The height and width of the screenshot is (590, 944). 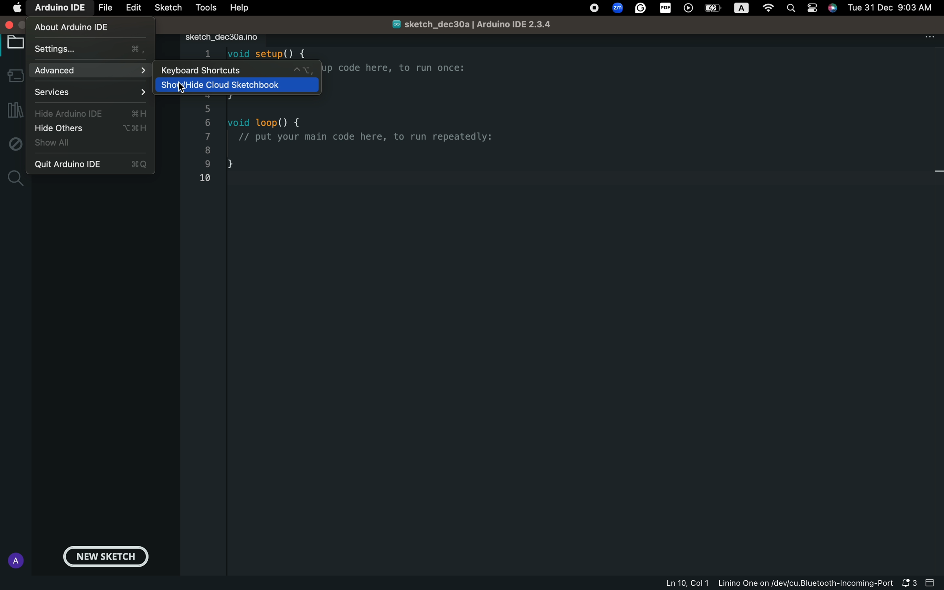 What do you see at coordinates (89, 71) in the screenshot?
I see `advance` at bounding box center [89, 71].